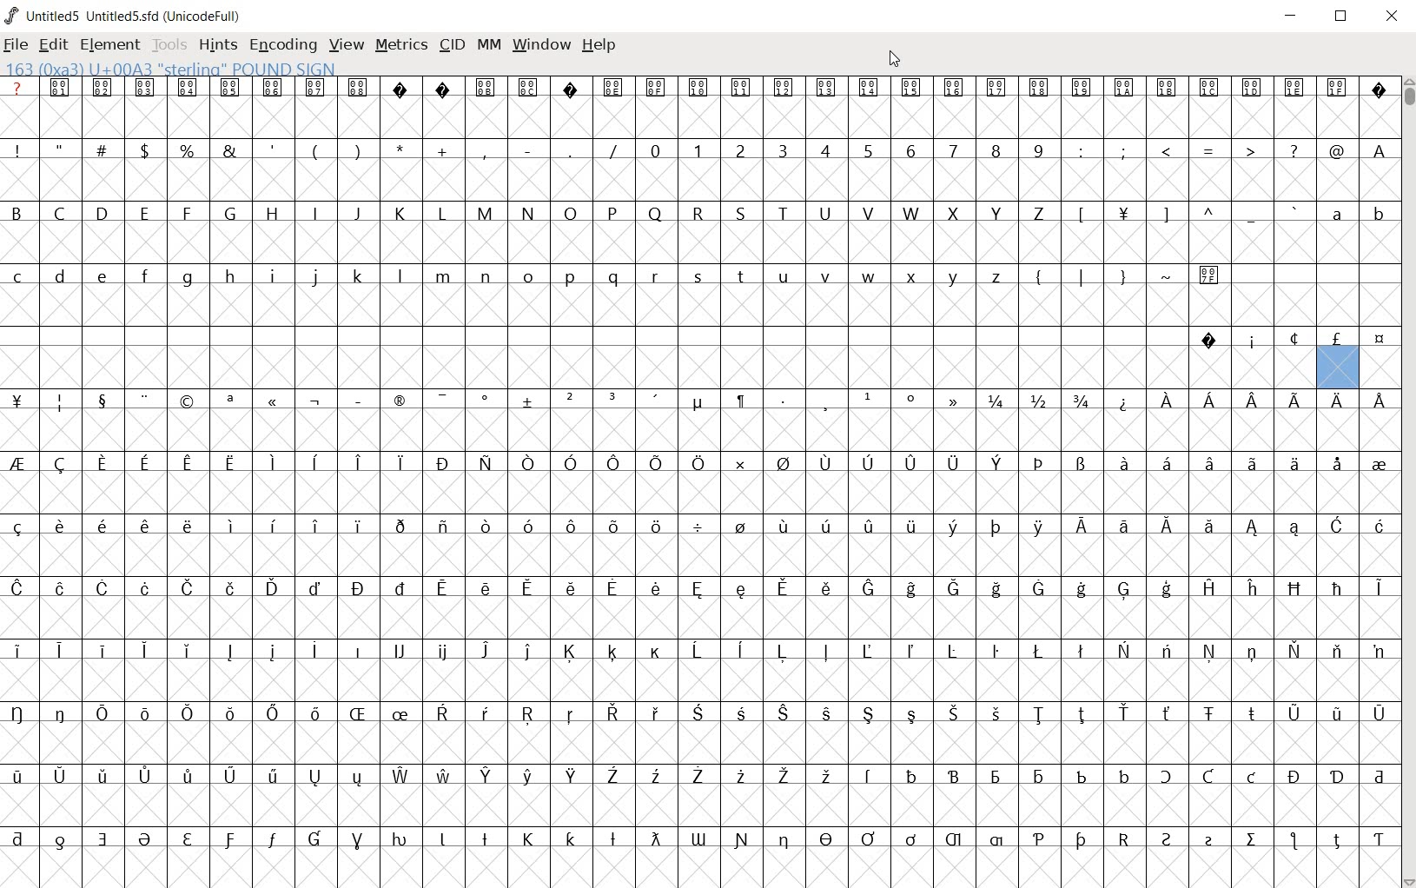  I want to click on w, so click(867, 276).